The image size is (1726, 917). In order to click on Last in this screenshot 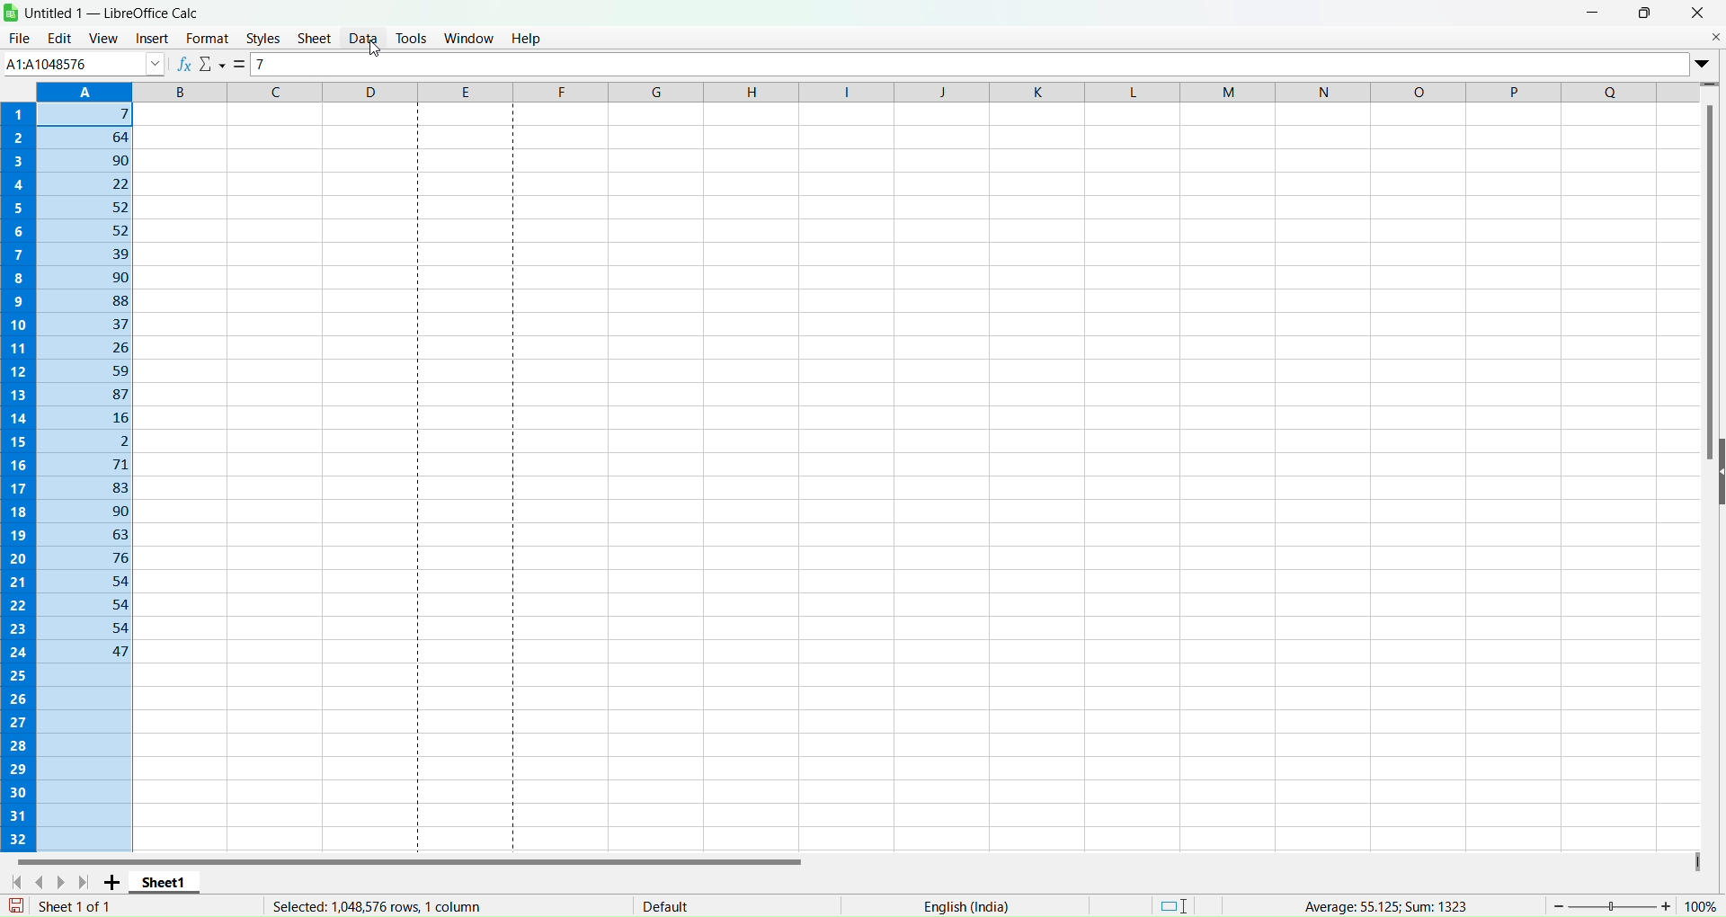, I will do `click(87, 882)`.